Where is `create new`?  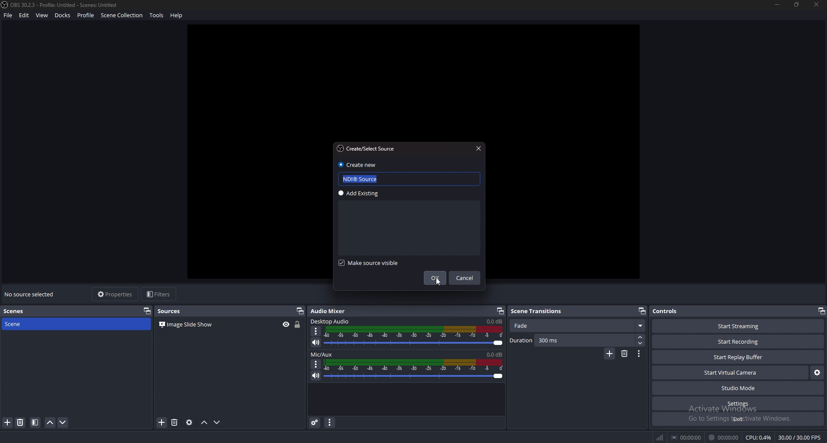
create new is located at coordinates (358, 164).